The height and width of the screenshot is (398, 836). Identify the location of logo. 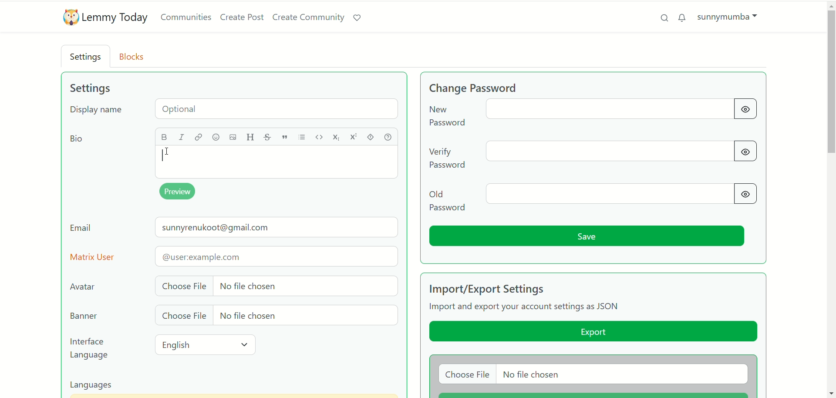
(68, 18).